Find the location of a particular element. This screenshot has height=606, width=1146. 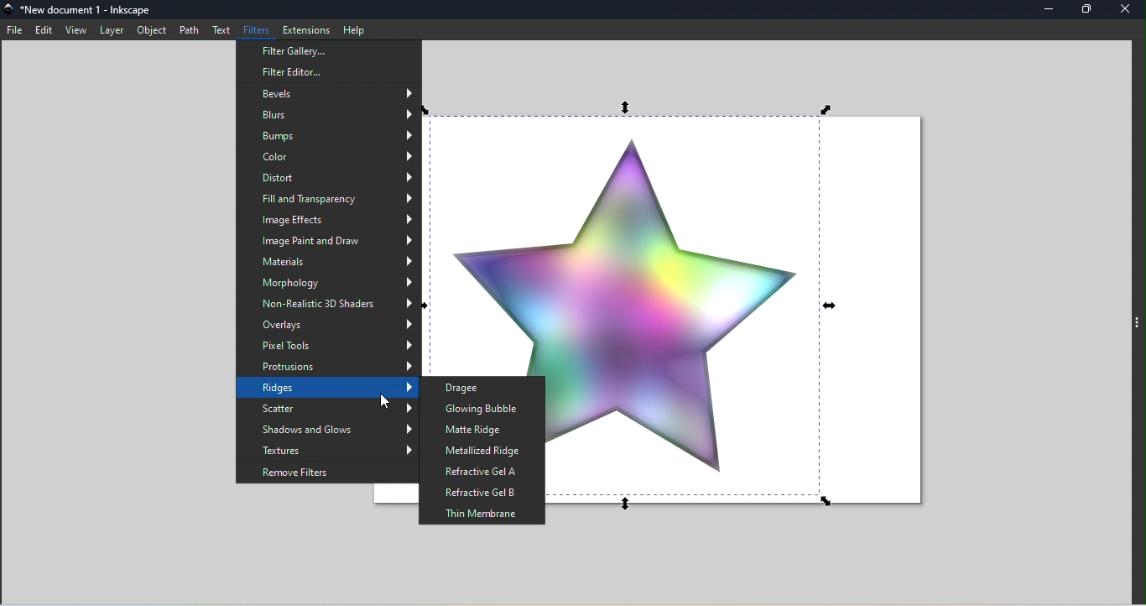

Metallized ridge is located at coordinates (482, 450).